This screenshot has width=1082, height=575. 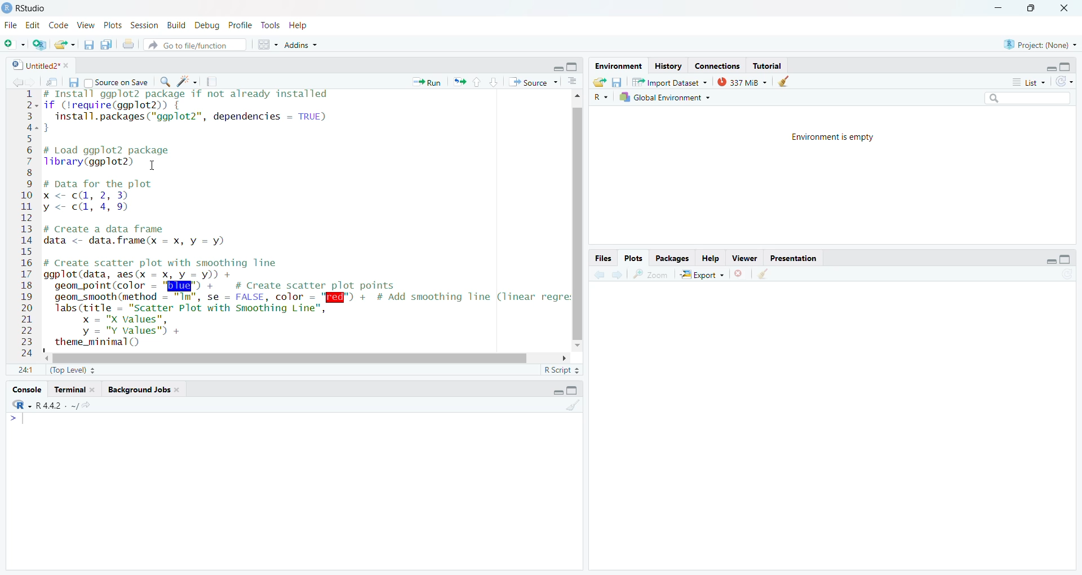 I want to click on List , so click(x=1030, y=83).